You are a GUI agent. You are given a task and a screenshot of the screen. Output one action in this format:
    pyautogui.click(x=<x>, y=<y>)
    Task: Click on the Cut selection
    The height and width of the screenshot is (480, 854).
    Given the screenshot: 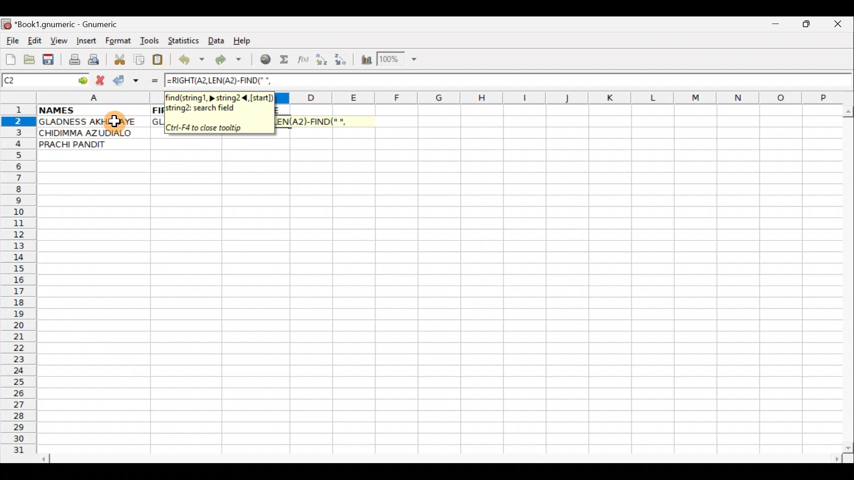 What is the action you would take?
    pyautogui.click(x=119, y=58)
    